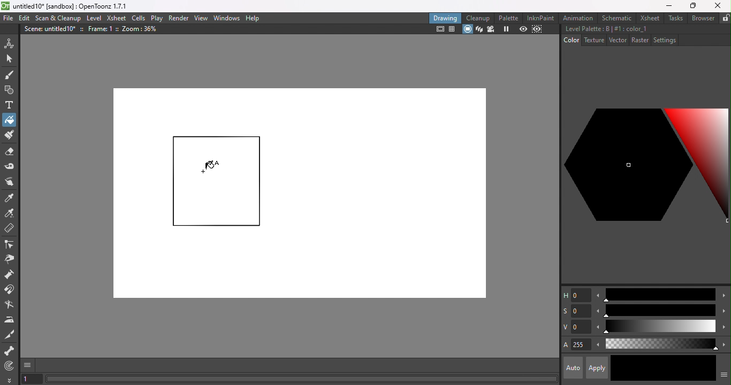 This screenshot has width=731, height=385. I want to click on Show or hide parts of the color page, so click(724, 373).